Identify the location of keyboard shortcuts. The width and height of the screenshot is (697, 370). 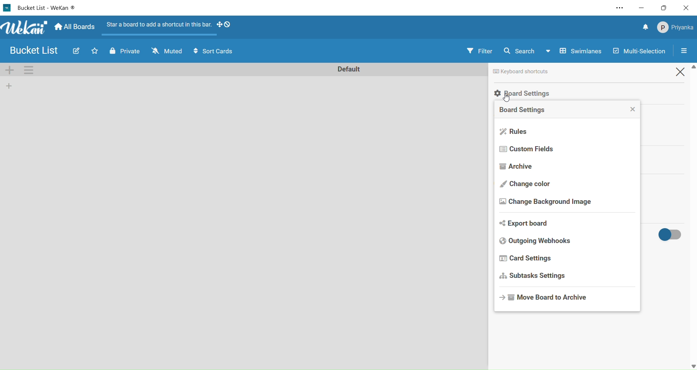
(525, 71).